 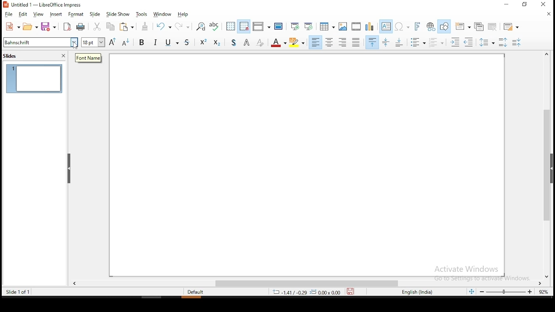 What do you see at coordinates (315, 42) in the screenshot?
I see `align left` at bounding box center [315, 42].